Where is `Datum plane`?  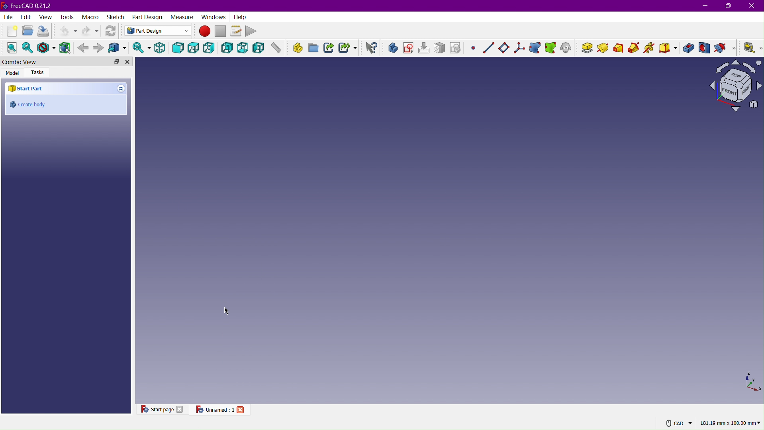
Datum plane is located at coordinates (505, 47).